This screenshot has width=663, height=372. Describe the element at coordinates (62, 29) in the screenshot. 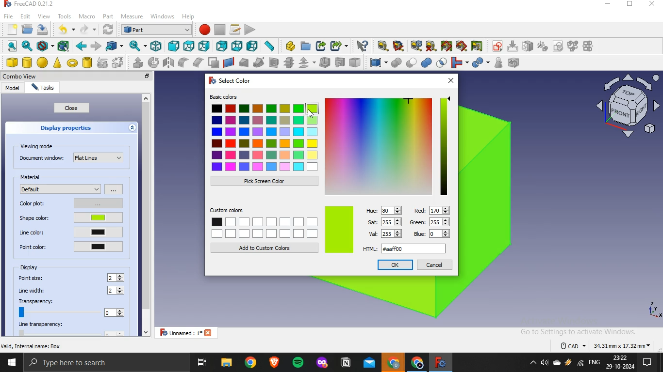

I see `undo` at that location.